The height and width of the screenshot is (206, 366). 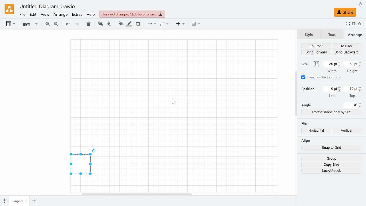 I want to click on Horizontal scrollbar, so click(x=137, y=194).